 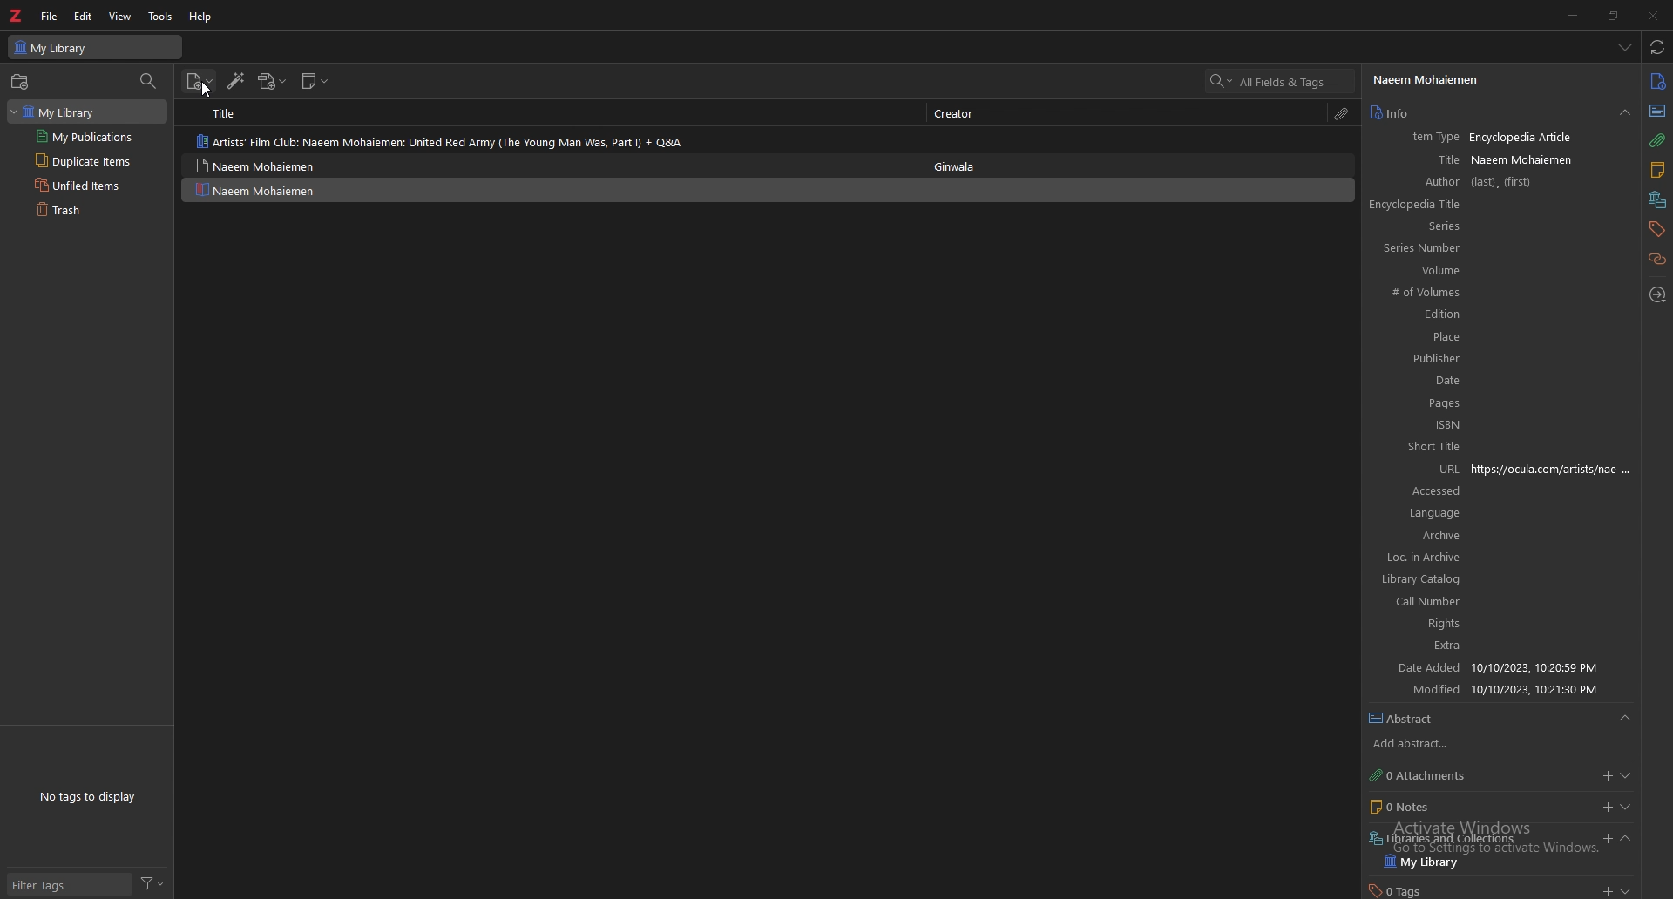 What do you see at coordinates (1419, 137) in the screenshot?
I see `item type` at bounding box center [1419, 137].